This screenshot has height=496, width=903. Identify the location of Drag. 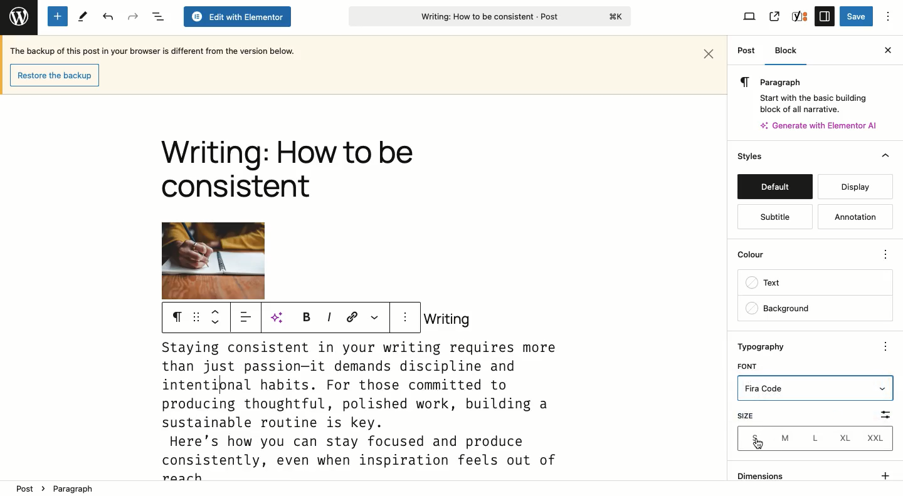
(196, 318).